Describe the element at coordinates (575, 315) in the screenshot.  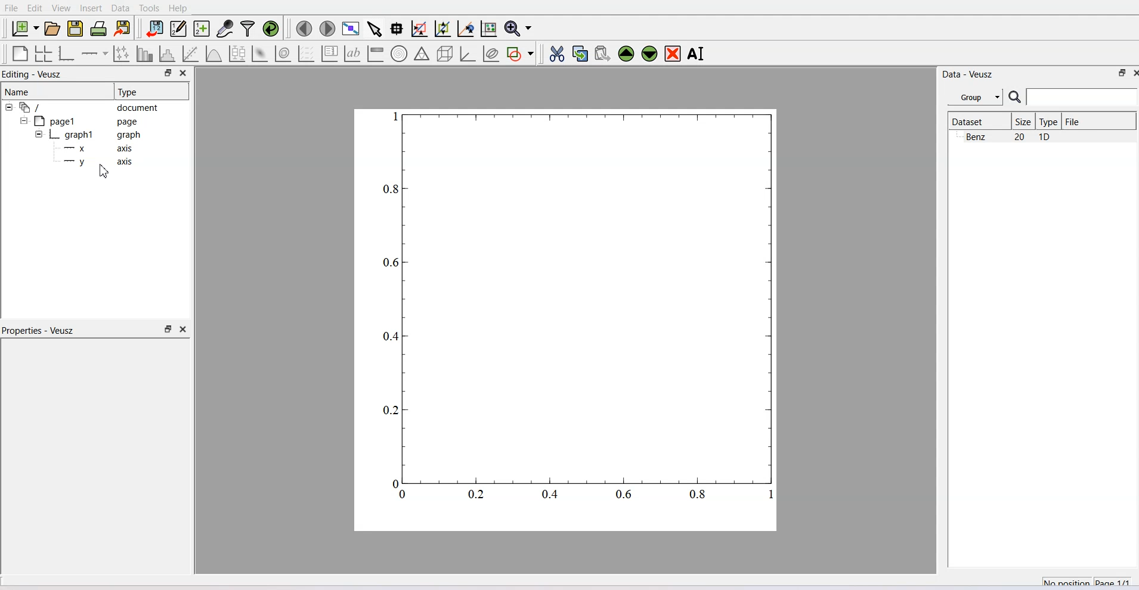
I see `Graph Window` at that location.